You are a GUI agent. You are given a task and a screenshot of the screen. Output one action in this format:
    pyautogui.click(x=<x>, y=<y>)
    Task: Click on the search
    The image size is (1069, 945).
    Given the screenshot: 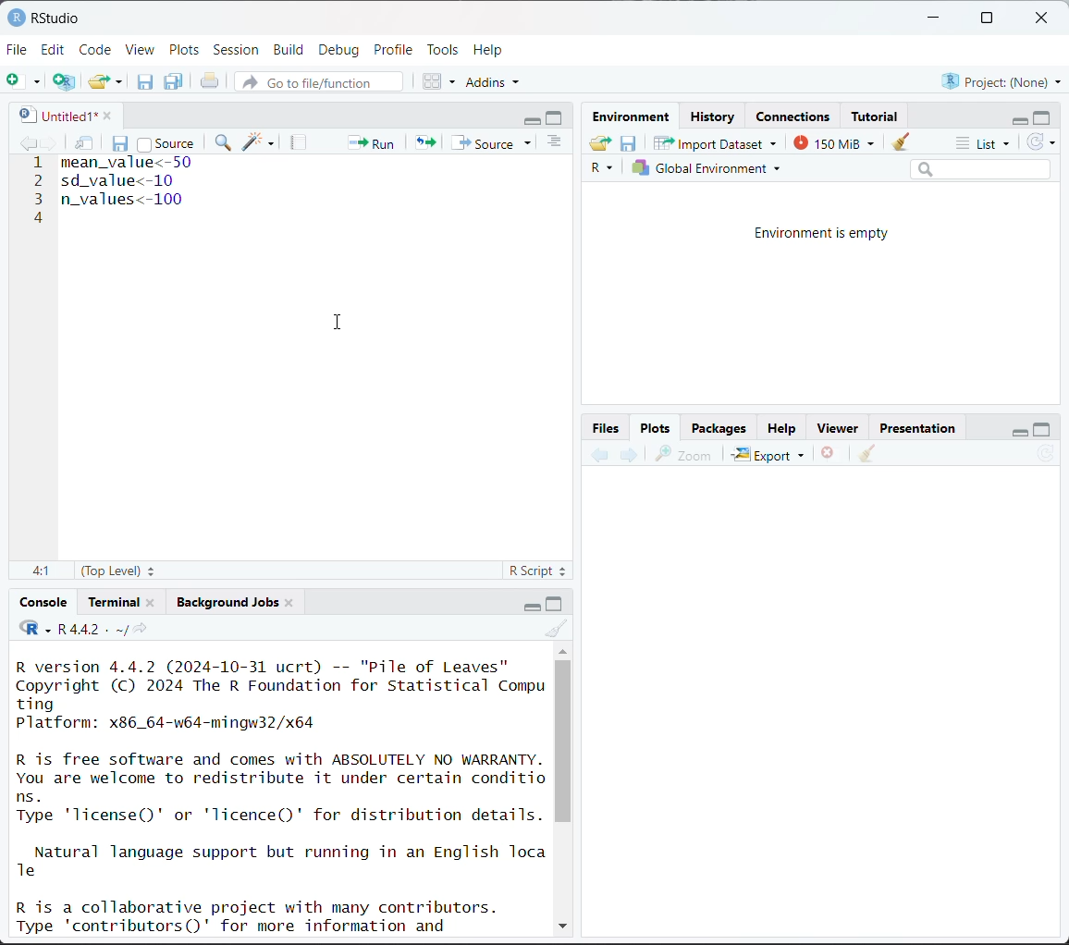 What is the action you would take?
    pyautogui.click(x=980, y=168)
    